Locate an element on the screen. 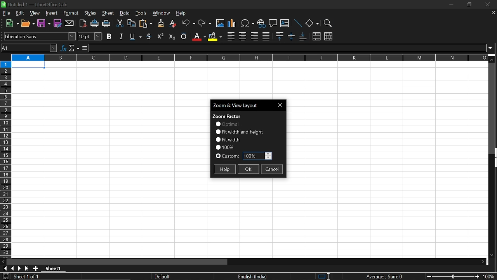 Image resolution: width=497 pixels, height=280 pixels. insert image is located at coordinates (220, 23).